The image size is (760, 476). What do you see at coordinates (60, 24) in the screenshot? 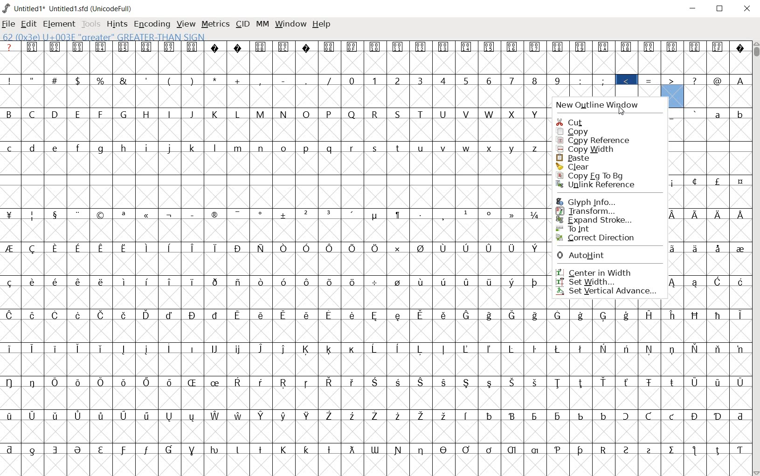
I see `element` at bounding box center [60, 24].